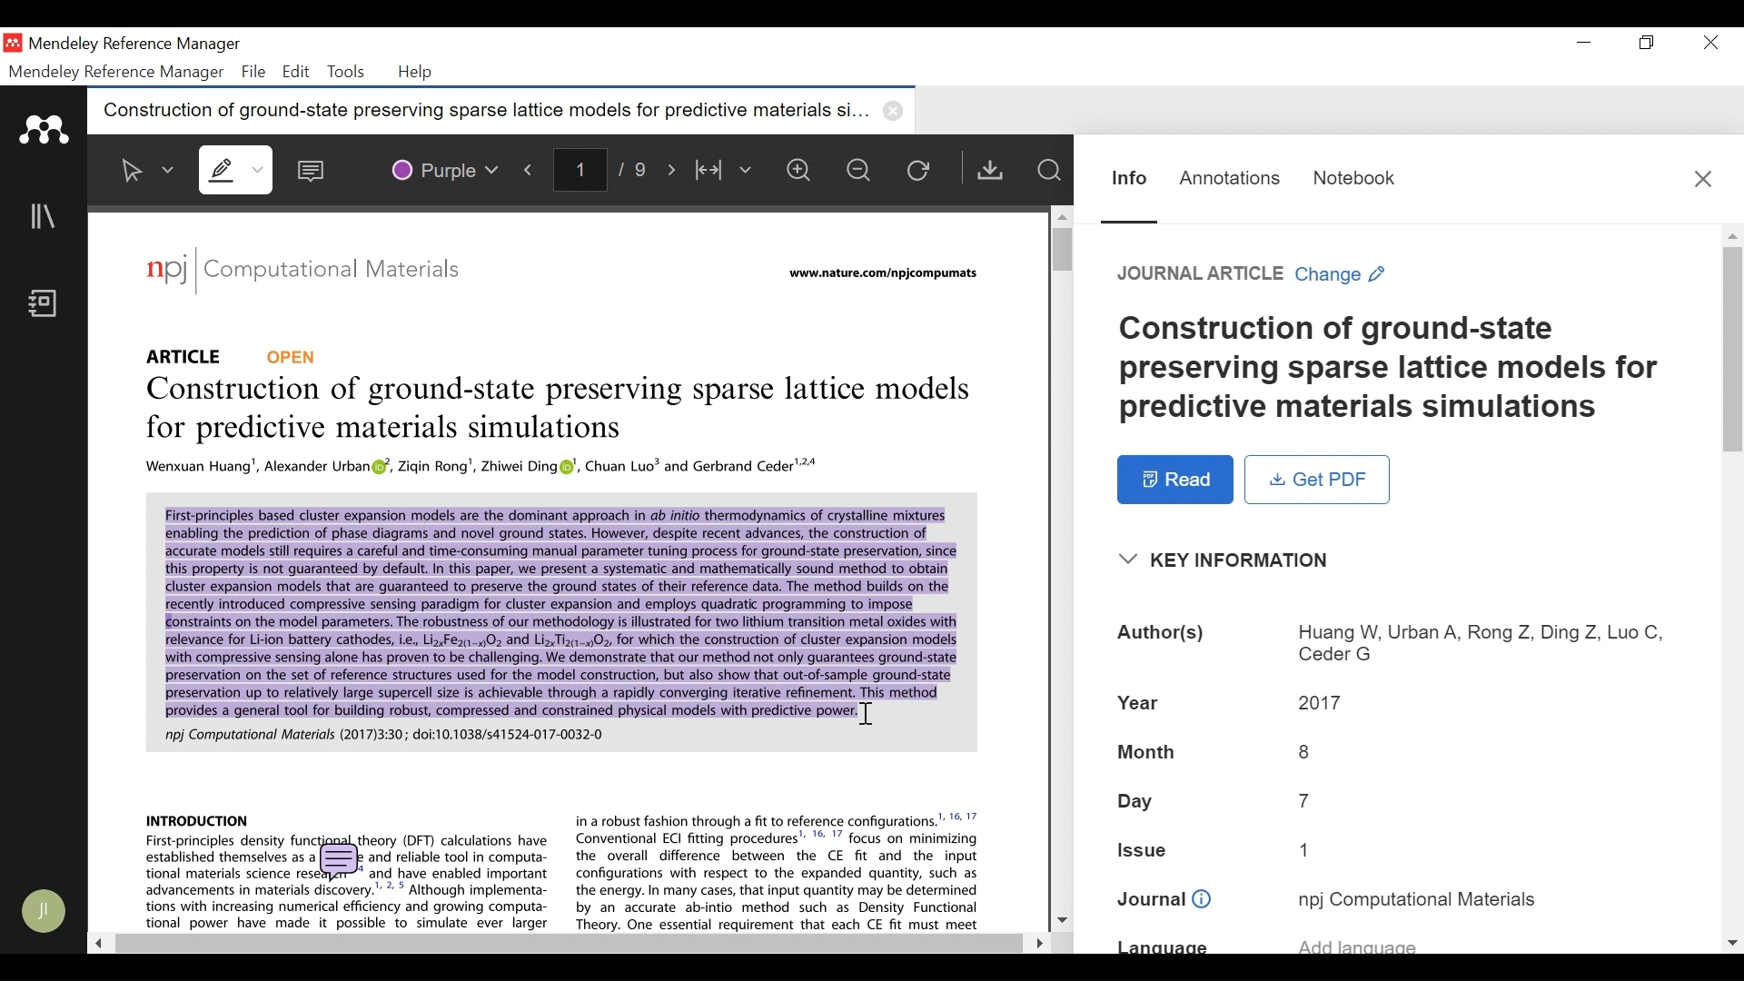 This screenshot has height=981, width=1744. Describe the element at coordinates (1130, 179) in the screenshot. I see `Information ` at that location.